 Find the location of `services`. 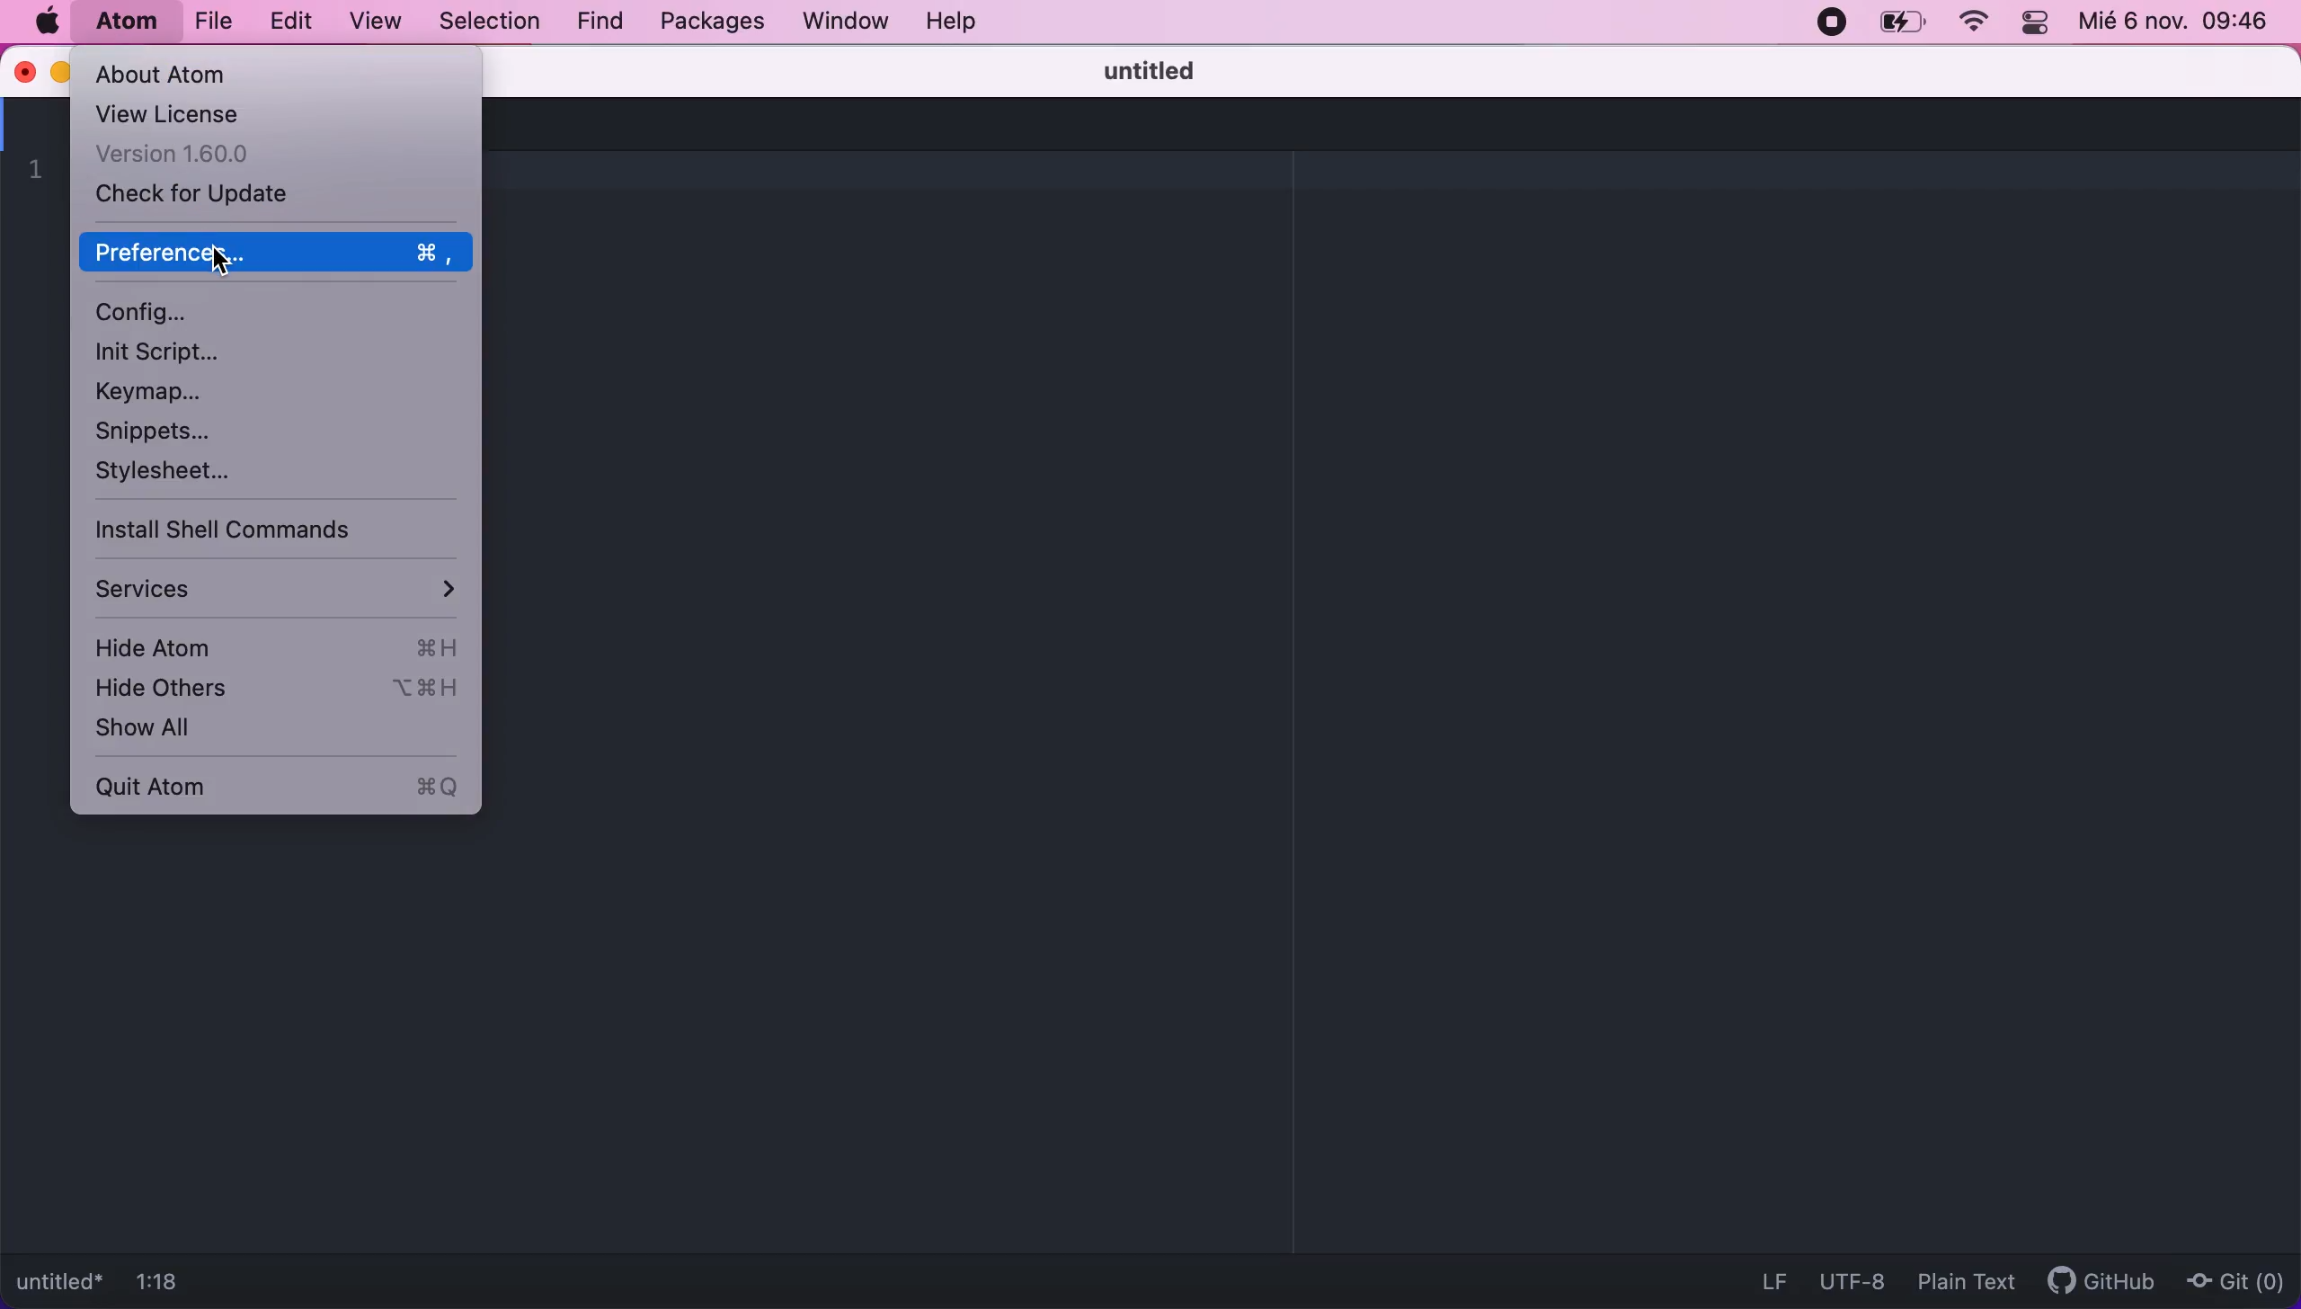

services is located at coordinates (282, 590).